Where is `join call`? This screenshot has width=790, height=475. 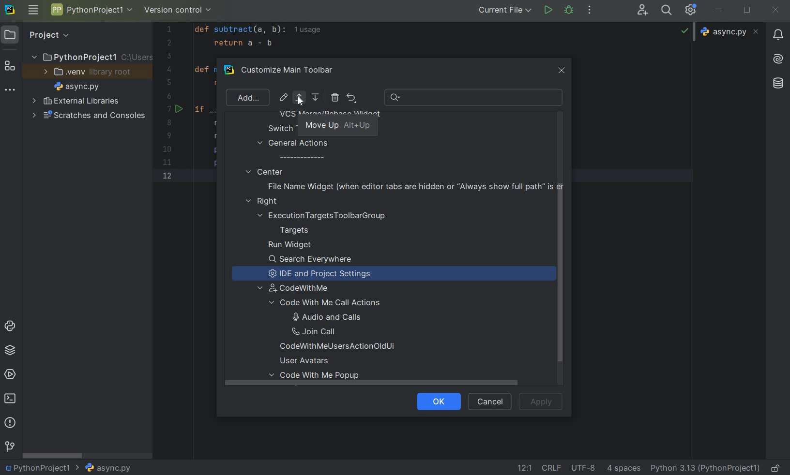 join call is located at coordinates (325, 332).